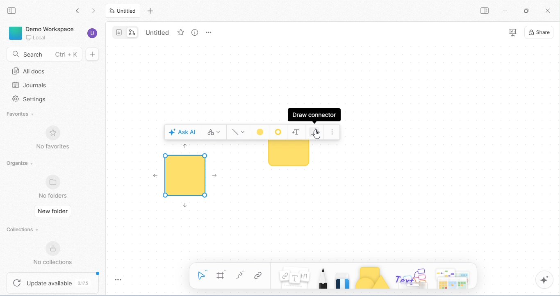 The image size is (560, 296). What do you see at coordinates (29, 100) in the screenshot?
I see `settings` at bounding box center [29, 100].